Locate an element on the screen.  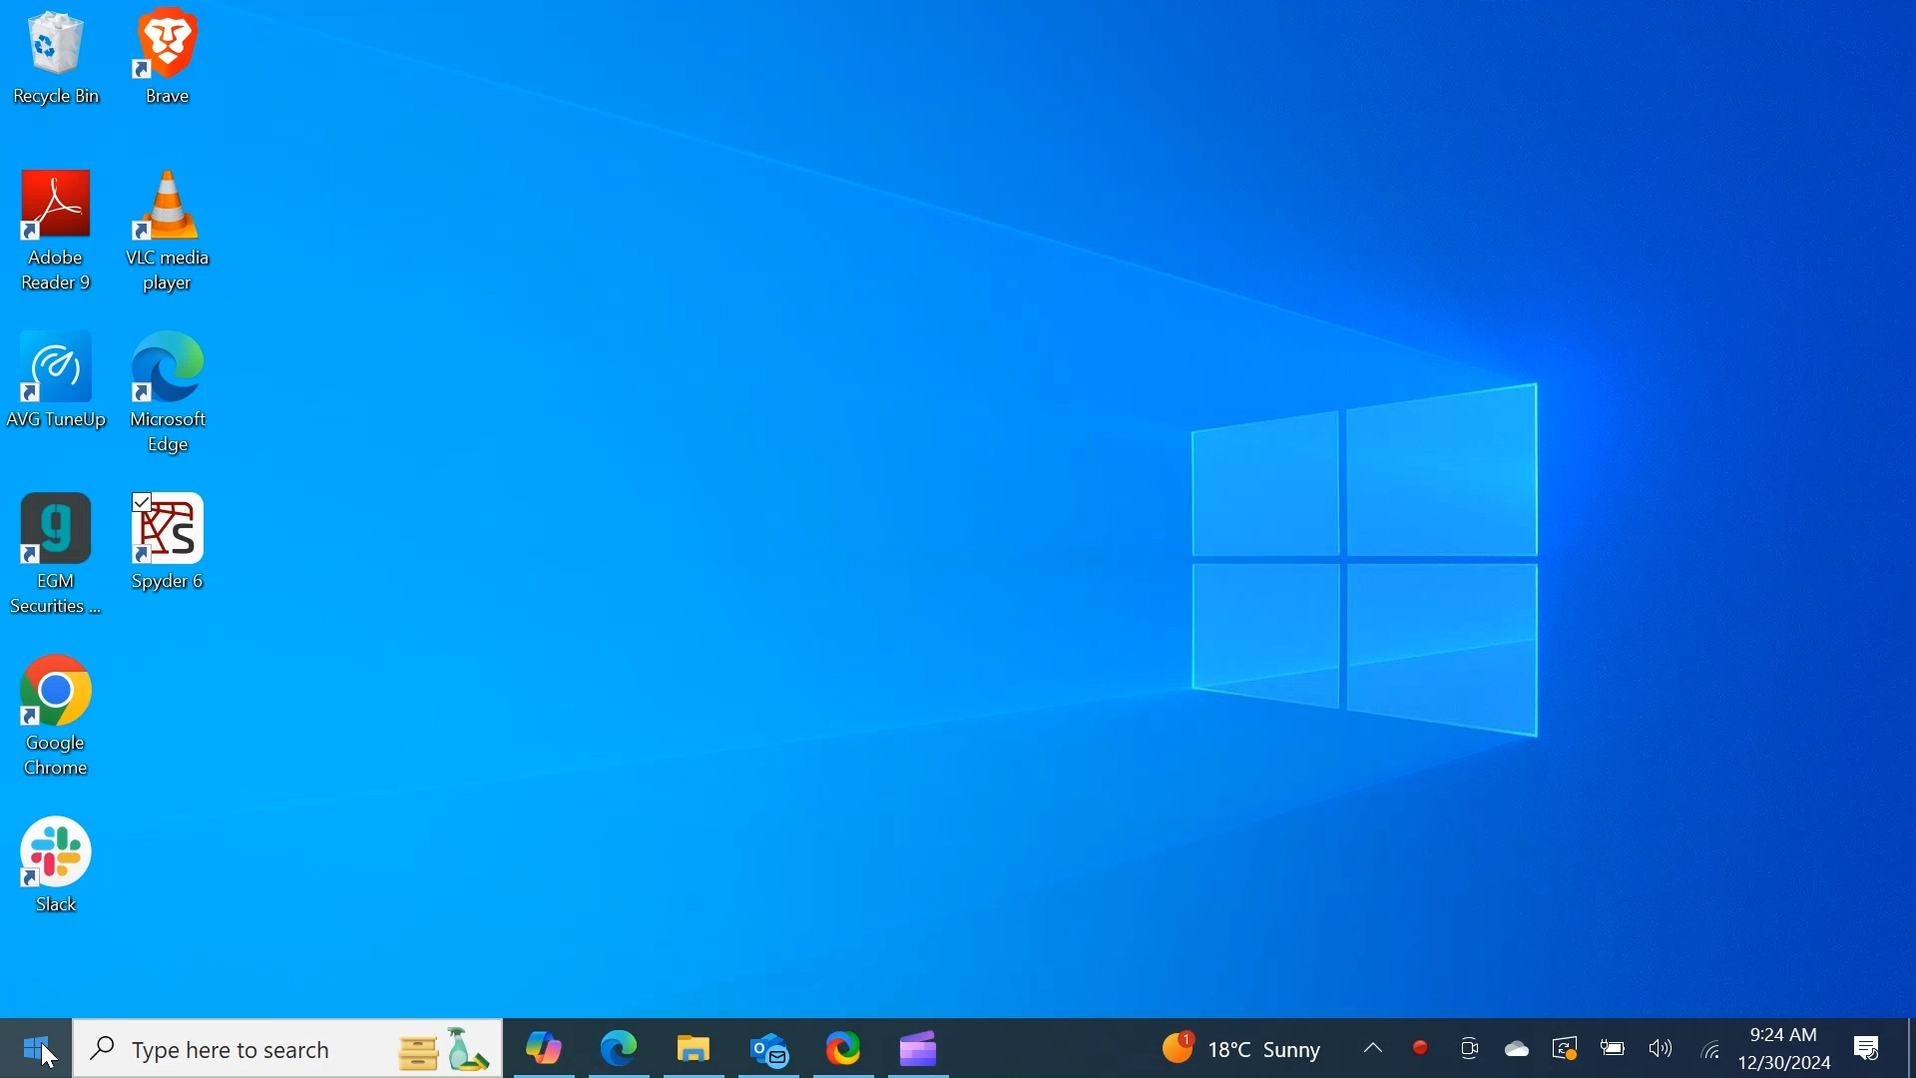
Microsoft Edge is located at coordinates (619, 1048).